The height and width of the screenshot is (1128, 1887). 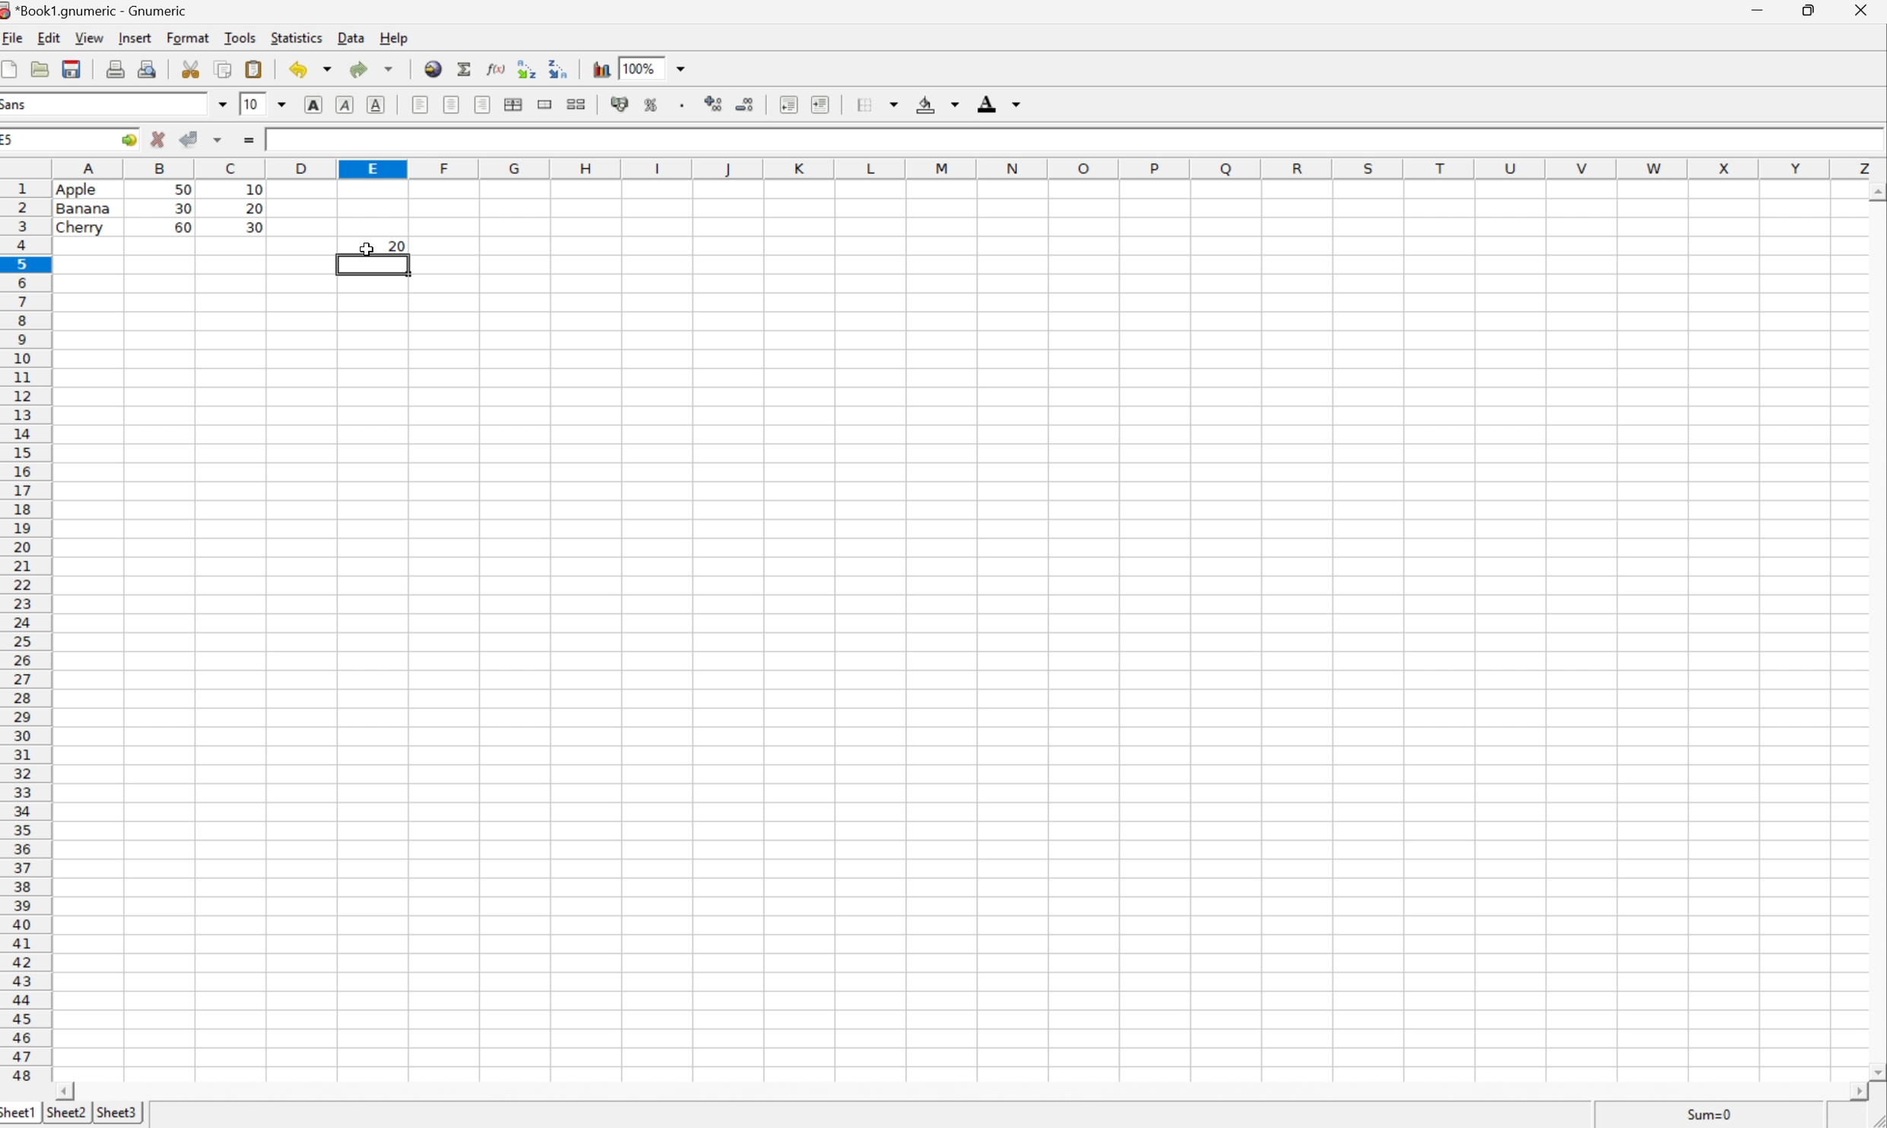 I want to click on foreground, so click(x=1002, y=103).